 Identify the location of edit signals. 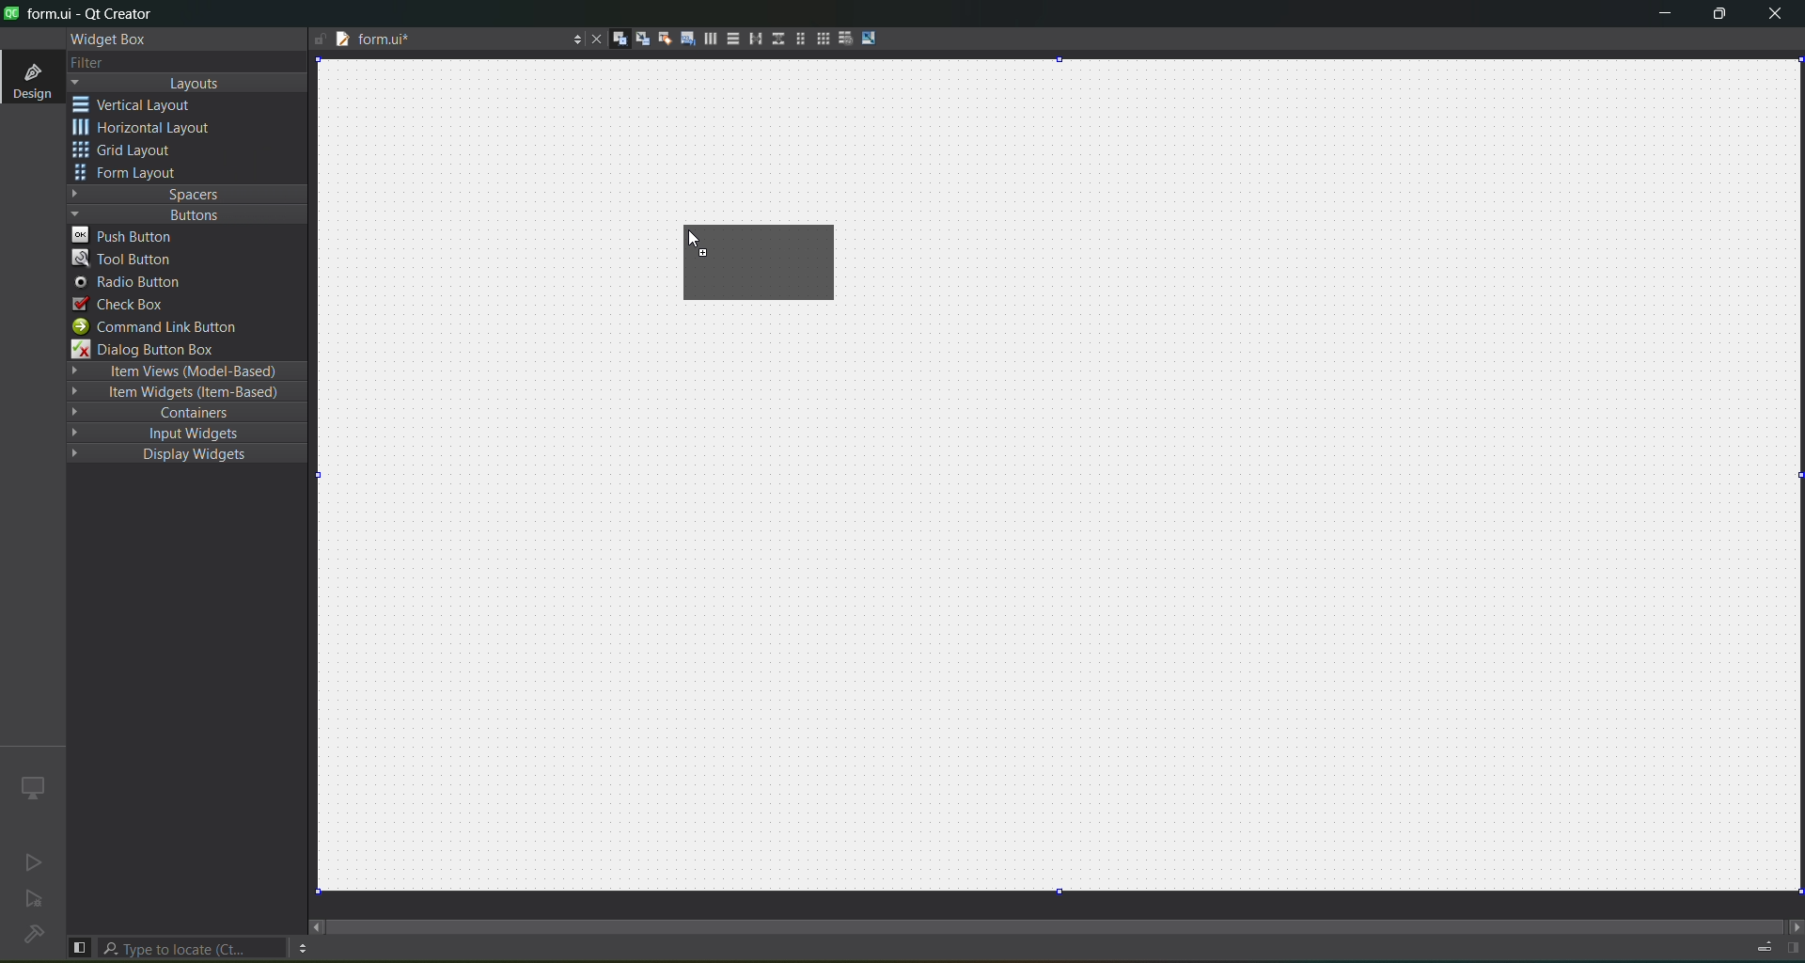
(642, 41).